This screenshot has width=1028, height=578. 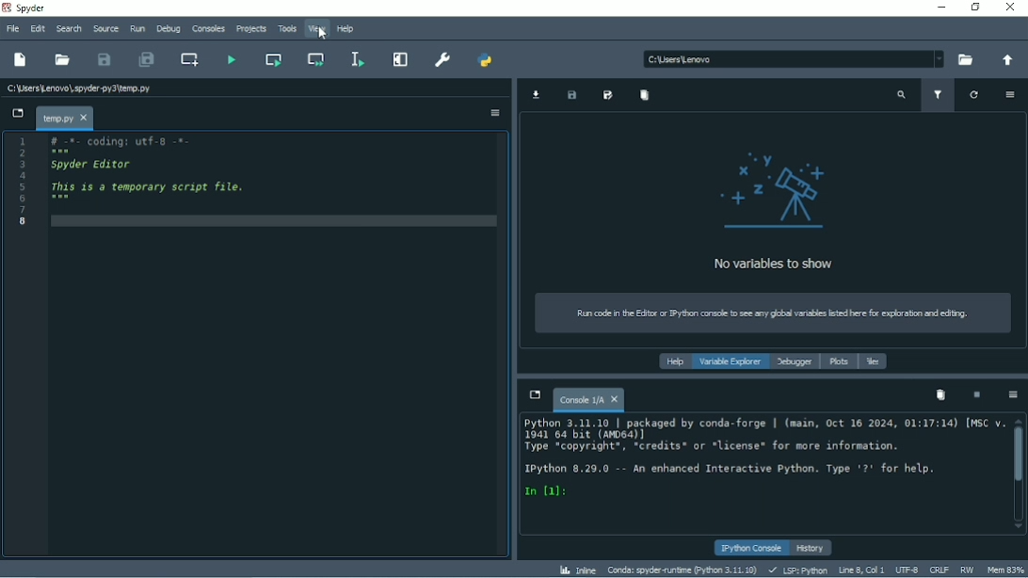 I want to click on Inline, so click(x=578, y=570).